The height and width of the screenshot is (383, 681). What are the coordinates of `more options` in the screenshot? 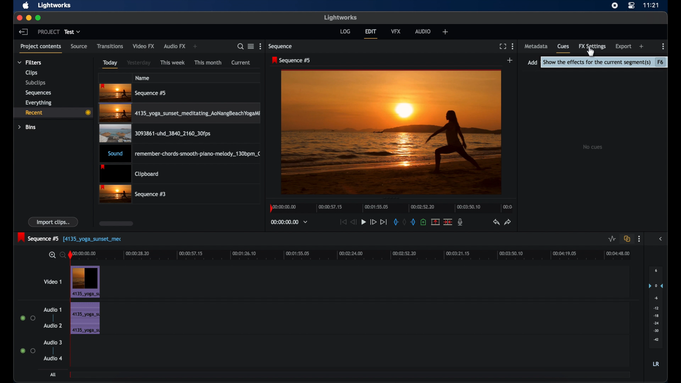 It's located at (639, 239).